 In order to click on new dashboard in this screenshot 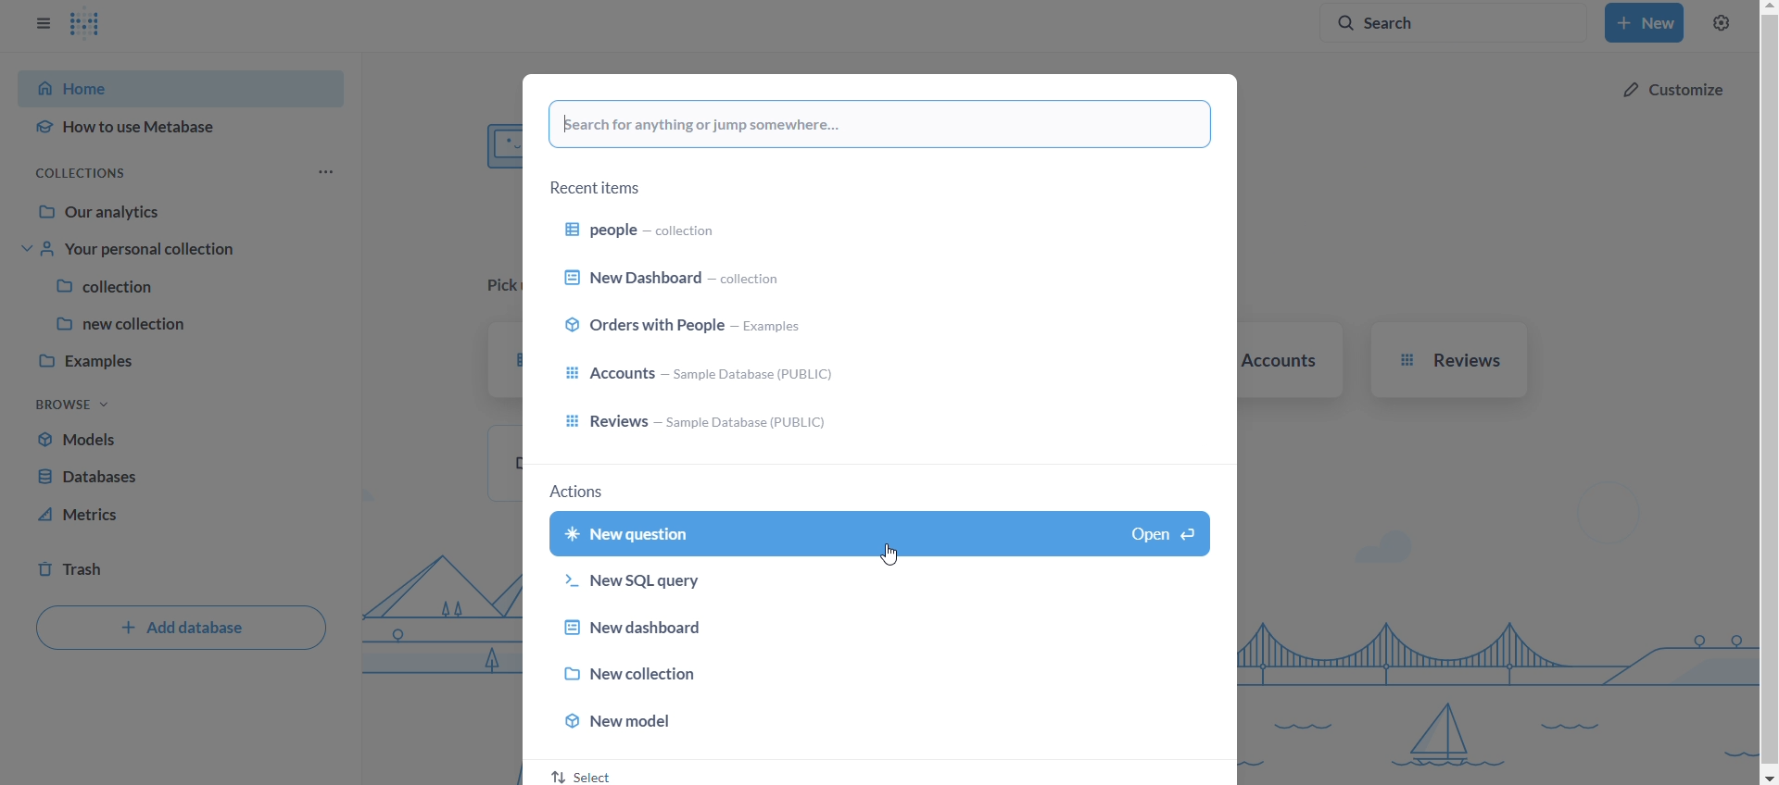, I will do `click(690, 280)`.